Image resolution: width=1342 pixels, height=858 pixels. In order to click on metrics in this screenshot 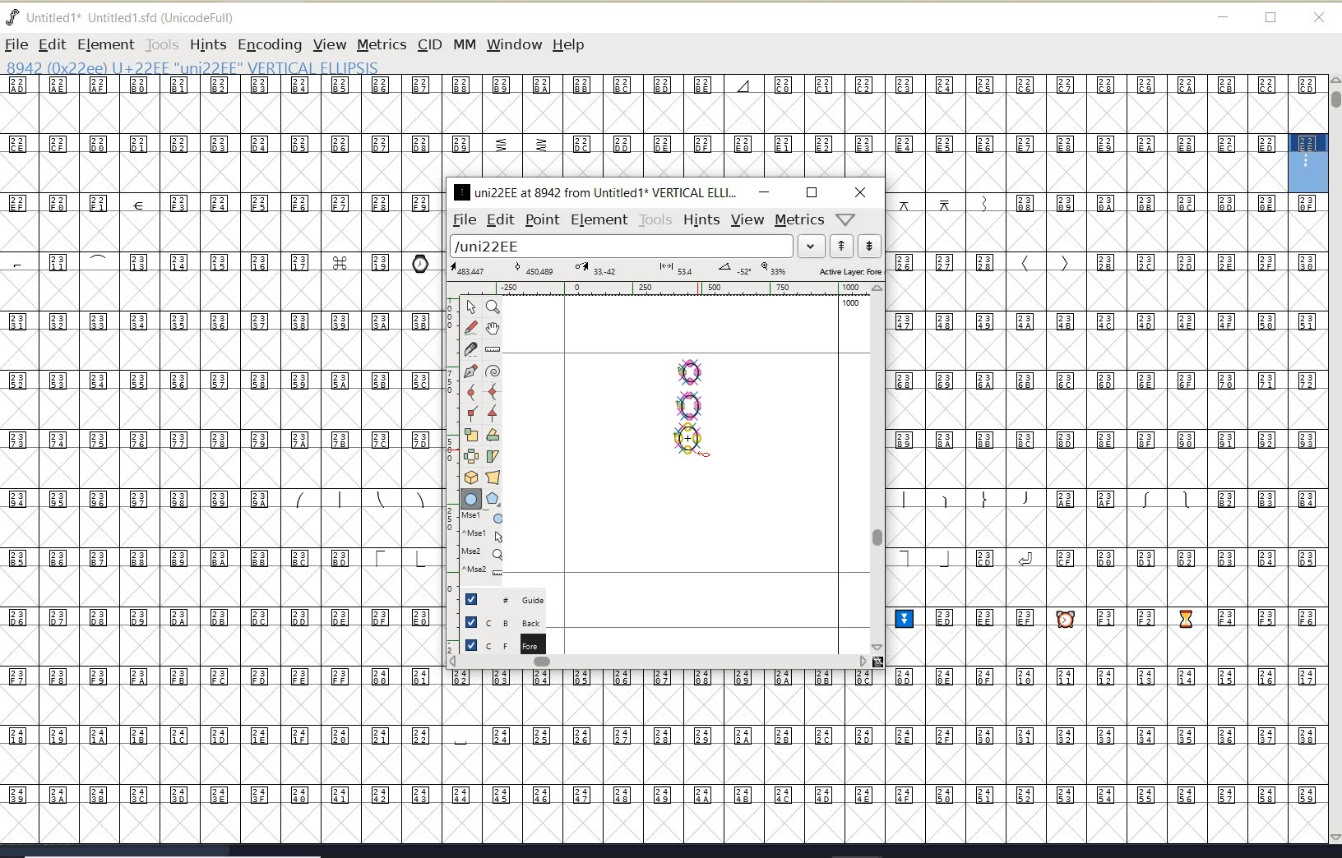, I will do `click(799, 220)`.